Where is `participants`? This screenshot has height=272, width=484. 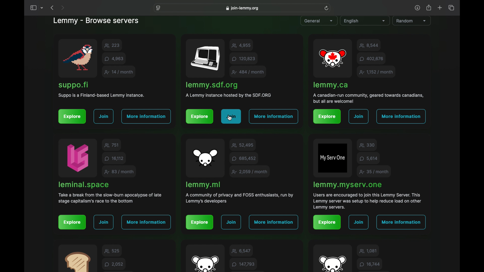 participants is located at coordinates (112, 251).